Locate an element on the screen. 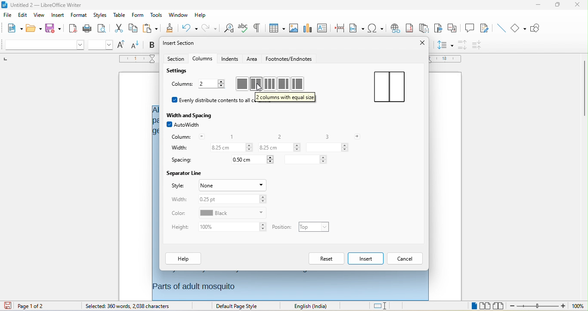 The image size is (588, 311). table is located at coordinates (276, 28).